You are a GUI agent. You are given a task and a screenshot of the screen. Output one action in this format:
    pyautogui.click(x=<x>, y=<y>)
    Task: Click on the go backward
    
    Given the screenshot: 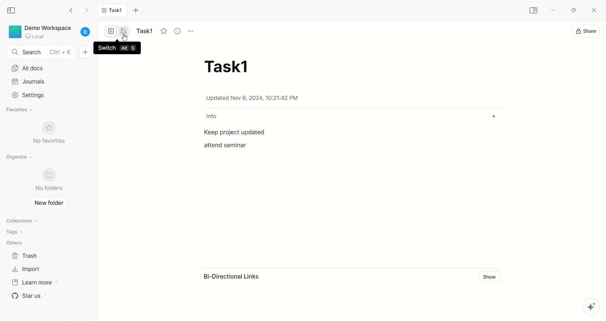 What is the action you would take?
    pyautogui.click(x=70, y=10)
    